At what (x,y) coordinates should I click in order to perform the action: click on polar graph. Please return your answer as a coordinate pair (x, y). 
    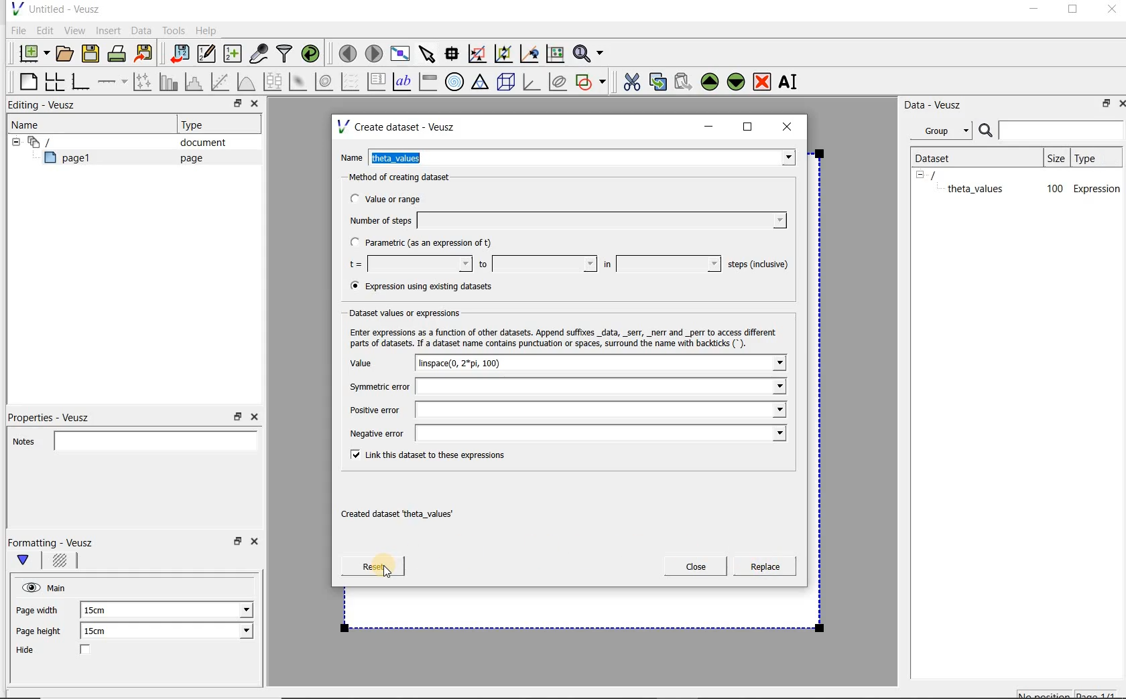
    Looking at the image, I should click on (455, 82).